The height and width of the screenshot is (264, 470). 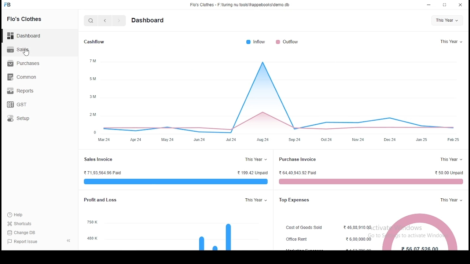 What do you see at coordinates (231, 139) in the screenshot?
I see `jul 24` at bounding box center [231, 139].